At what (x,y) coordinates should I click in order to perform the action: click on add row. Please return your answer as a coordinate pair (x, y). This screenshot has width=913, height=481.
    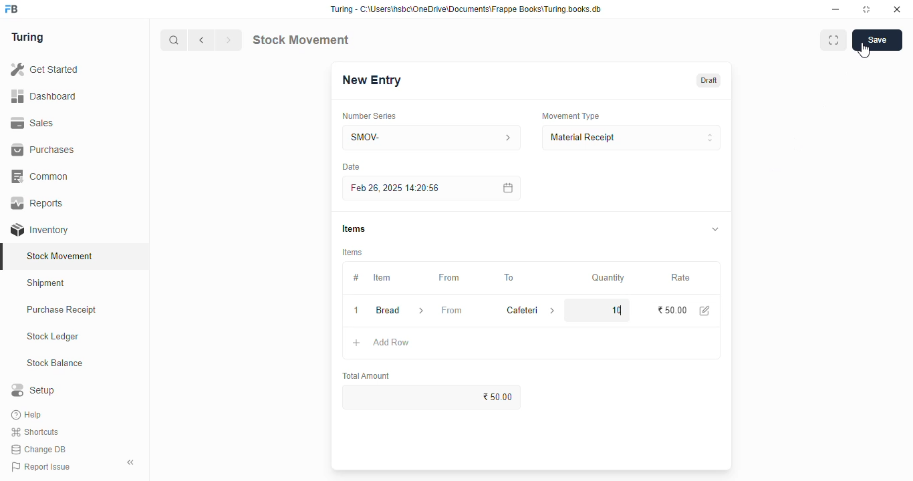
    Looking at the image, I should click on (392, 342).